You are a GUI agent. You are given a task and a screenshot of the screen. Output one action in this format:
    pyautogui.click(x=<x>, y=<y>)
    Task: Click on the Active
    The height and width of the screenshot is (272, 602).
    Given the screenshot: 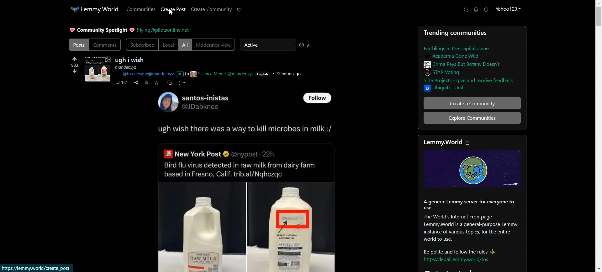 What is the action you would take?
    pyautogui.click(x=267, y=44)
    